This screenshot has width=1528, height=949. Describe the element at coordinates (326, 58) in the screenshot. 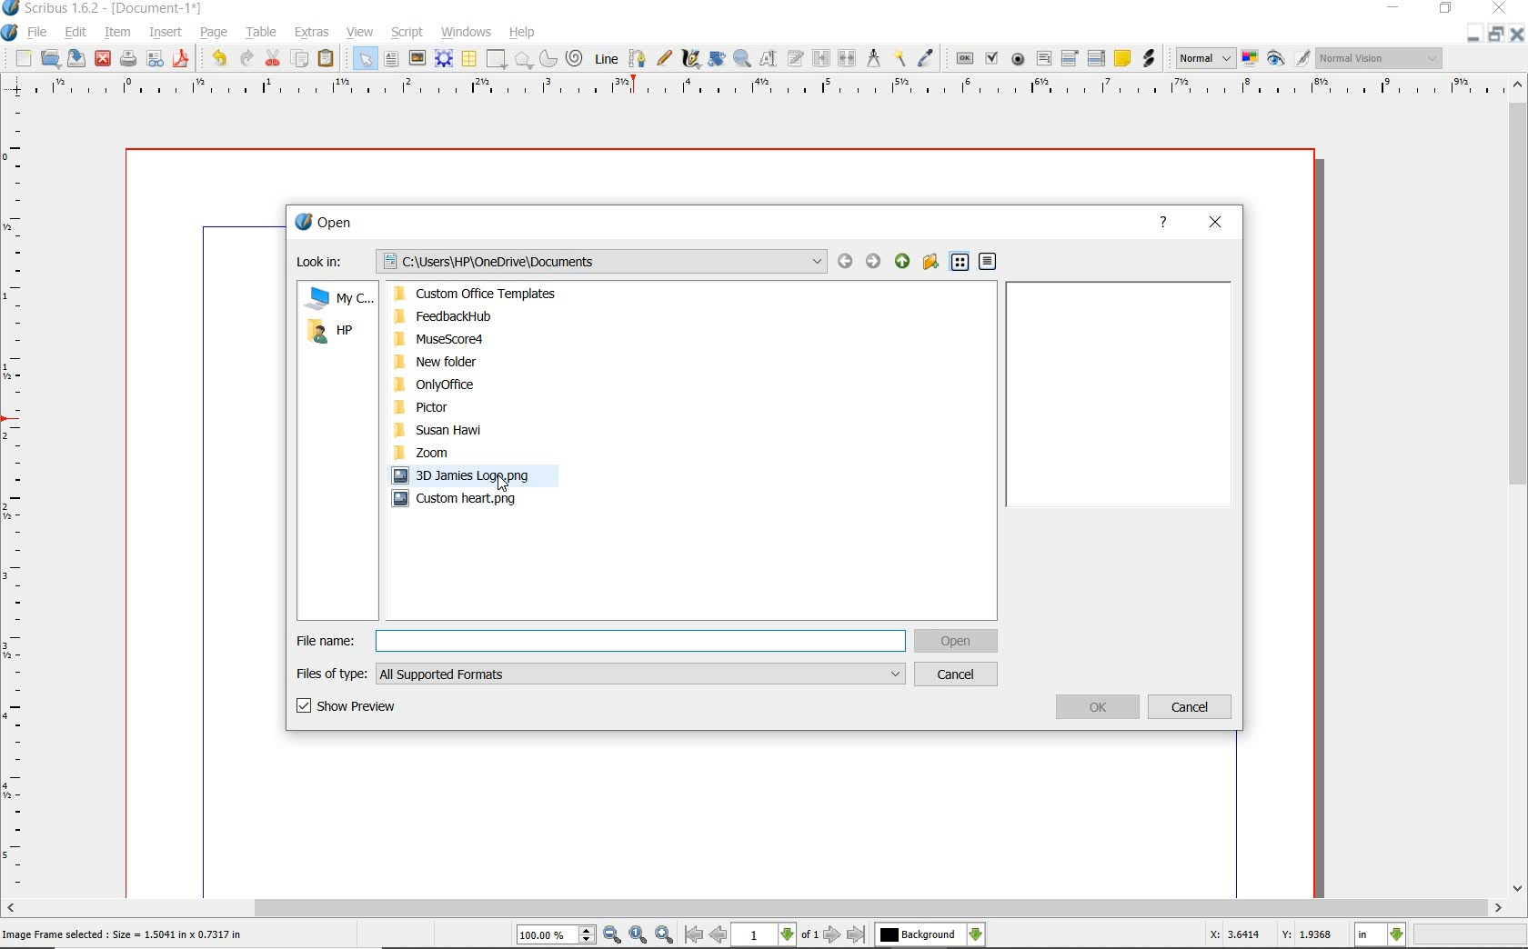

I see `paste` at that location.